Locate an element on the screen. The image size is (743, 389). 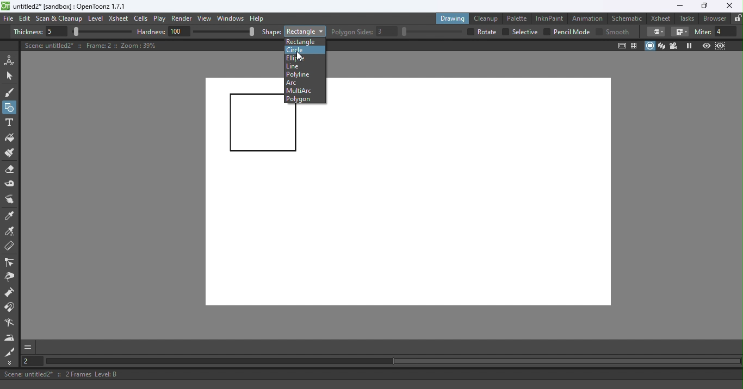
Status bar is located at coordinates (371, 374).